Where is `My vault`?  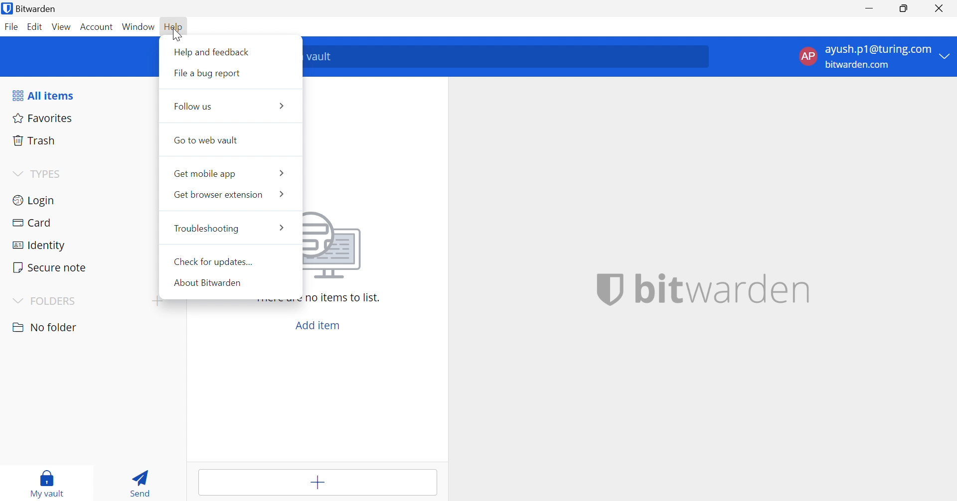
My vault is located at coordinates (47, 482).